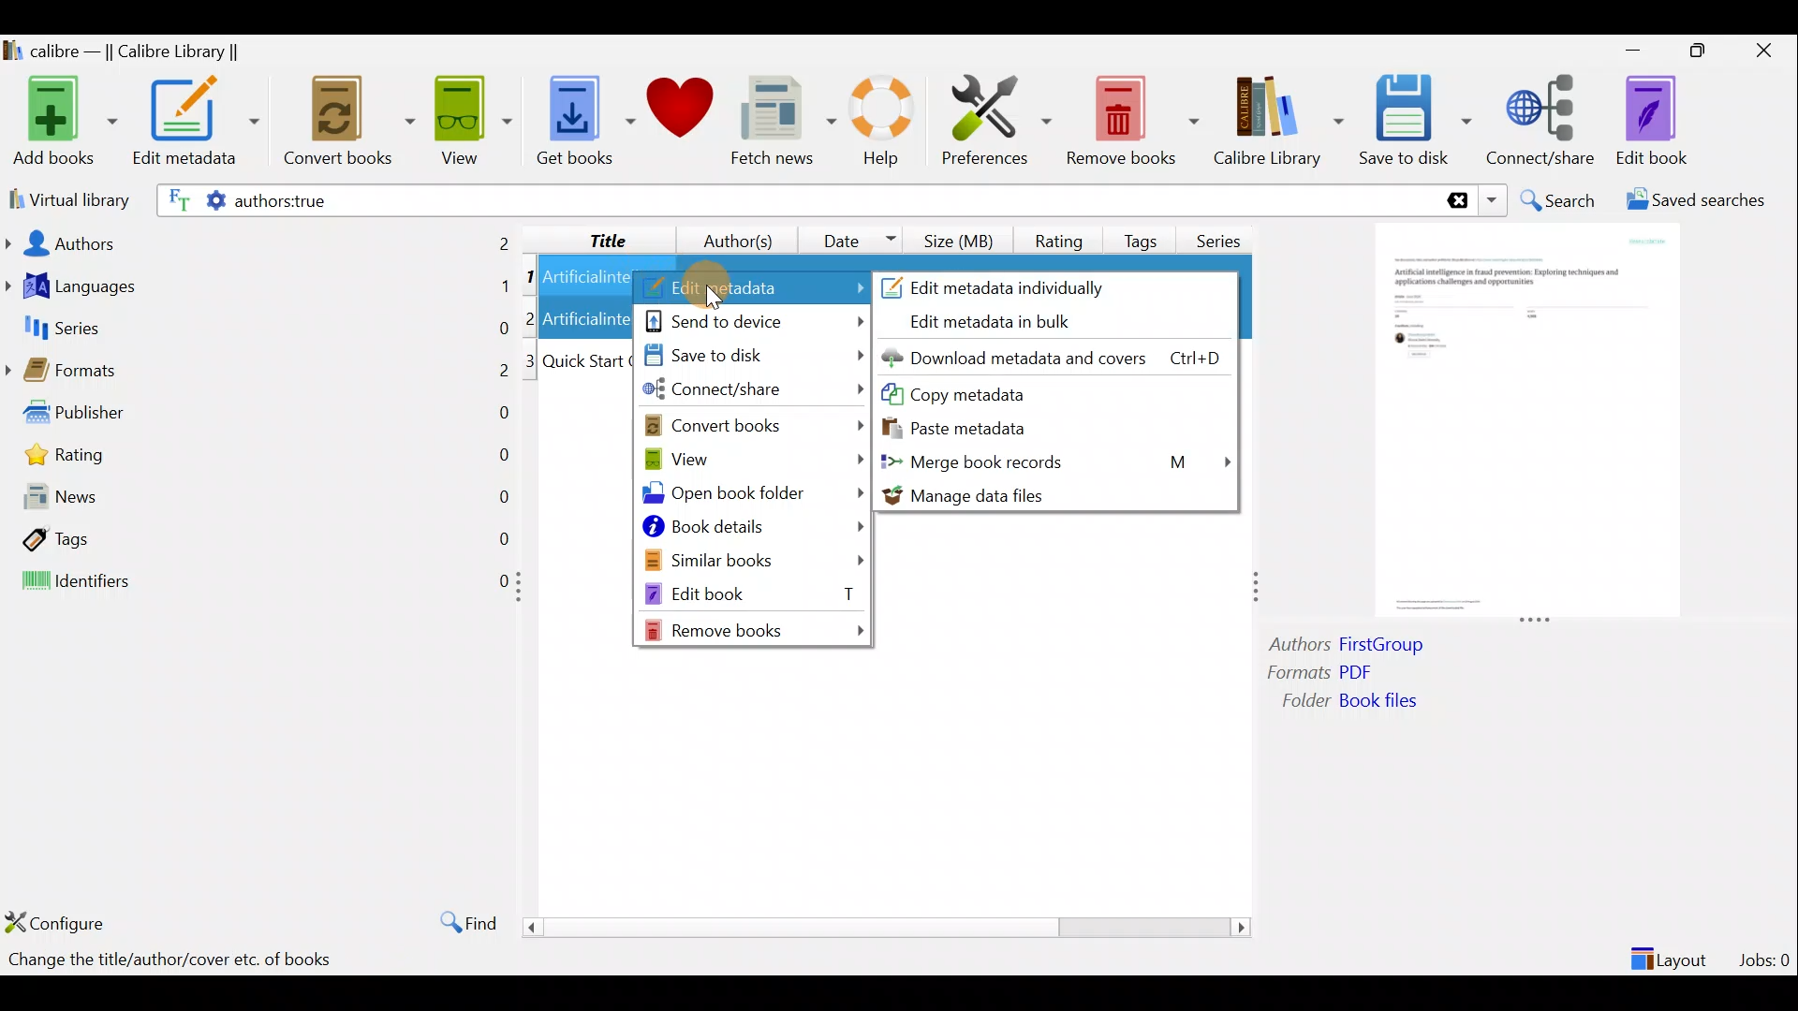 The image size is (1798, 1011). What do you see at coordinates (1395, 703) in the screenshot?
I see `Folder: Book files` at bounding box center [1395, 703].